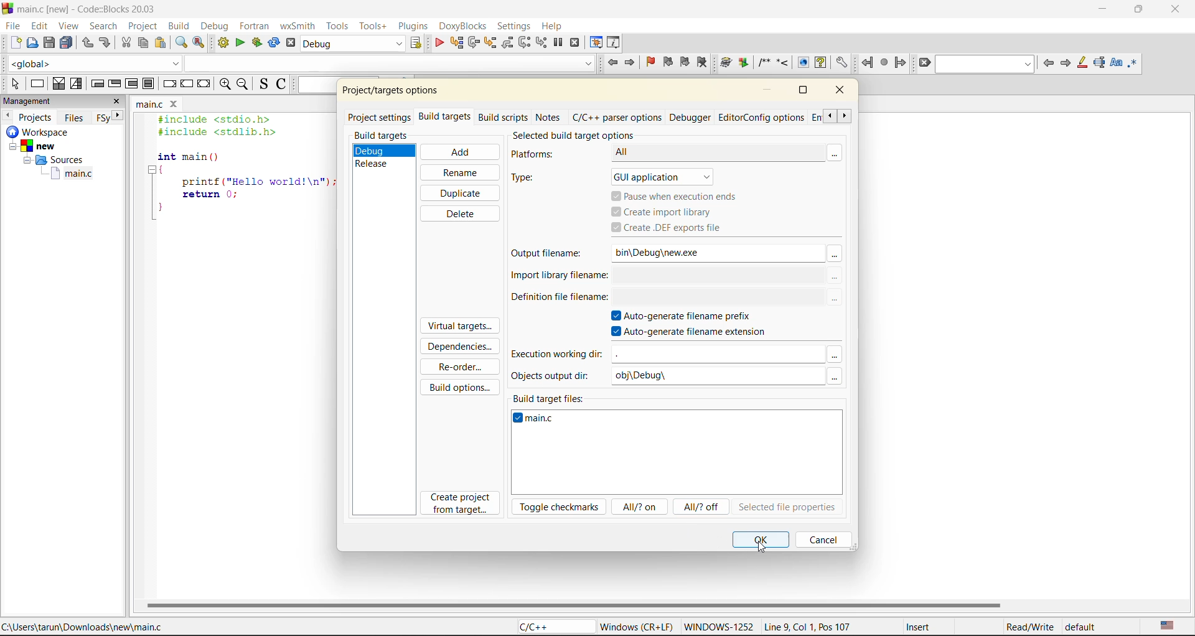 Image resolution: width=1195 pixels, height=636 pixels. I want to click on rebuild, so click(275, 42).